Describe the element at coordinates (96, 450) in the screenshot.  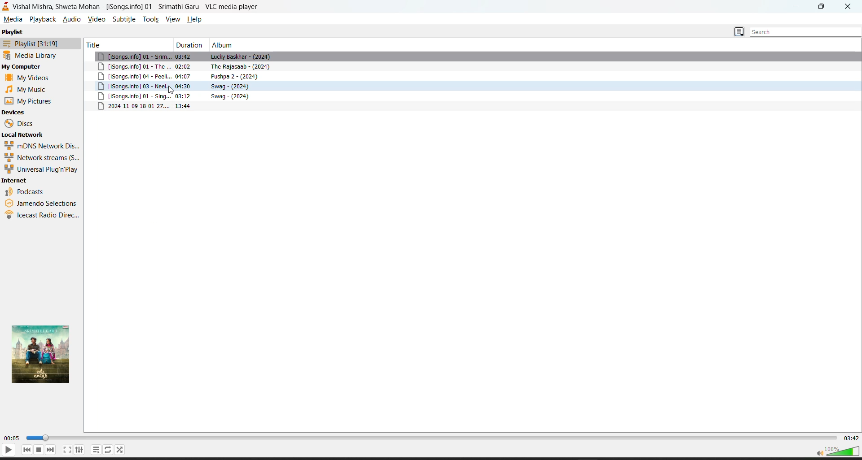
I see `loop` at that location.